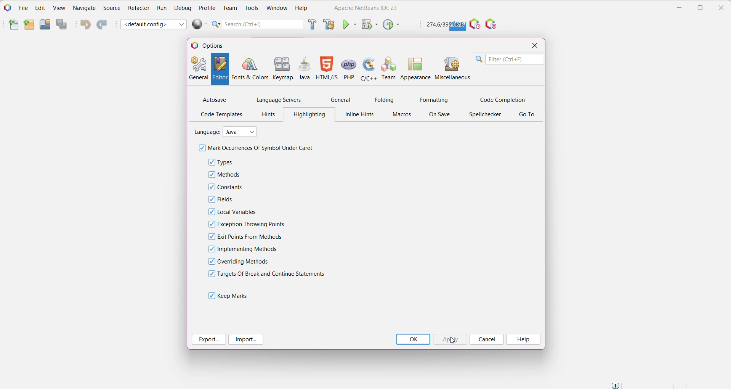  I want to click on Exit Points From Methods - click to enable, so click(250, 237).